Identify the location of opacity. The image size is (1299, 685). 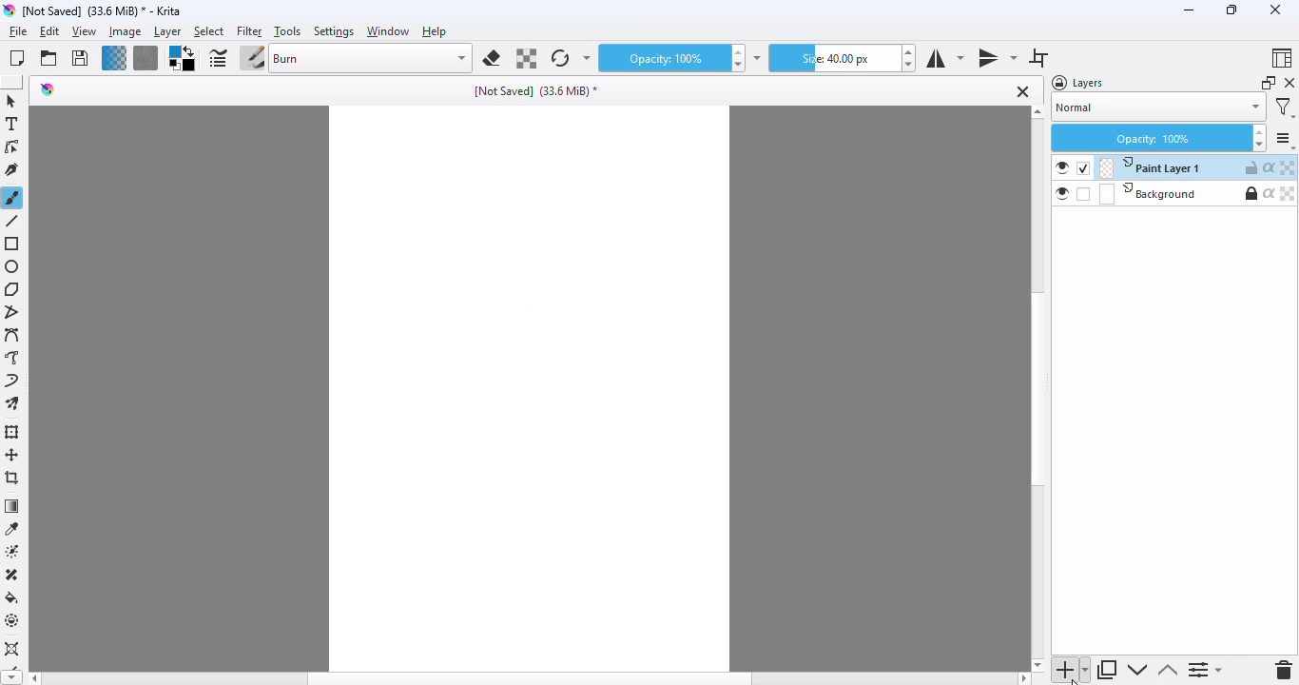
(661, 59).